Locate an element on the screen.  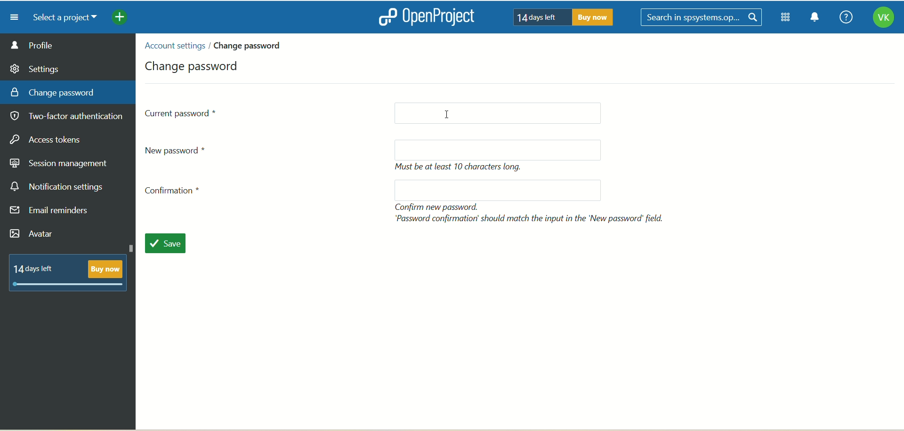
search is located at coordinates (703, 18).